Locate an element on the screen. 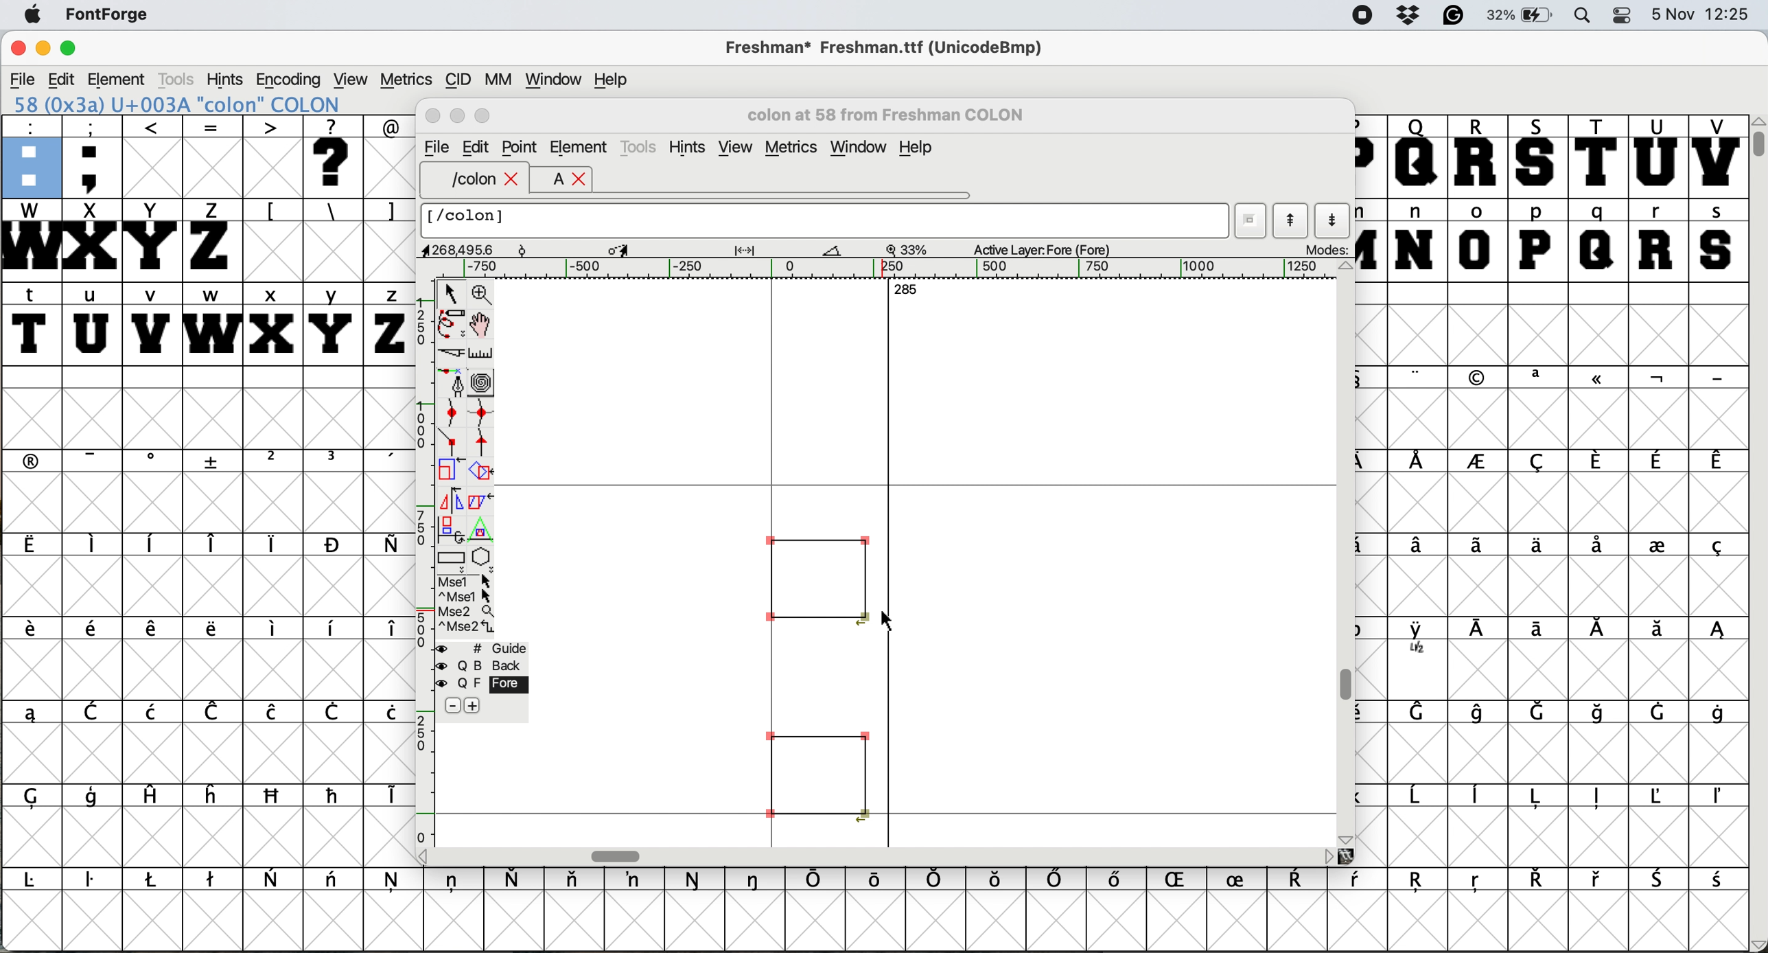 This screenshot has width=1768, height=953. symbol is located at coordinates (40, 797).